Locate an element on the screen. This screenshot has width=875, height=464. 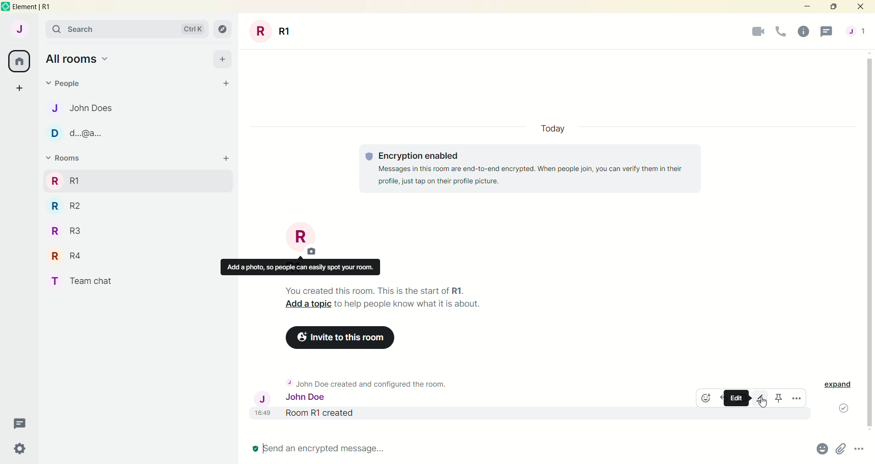
J John Does is located at coordinates (87, 108).